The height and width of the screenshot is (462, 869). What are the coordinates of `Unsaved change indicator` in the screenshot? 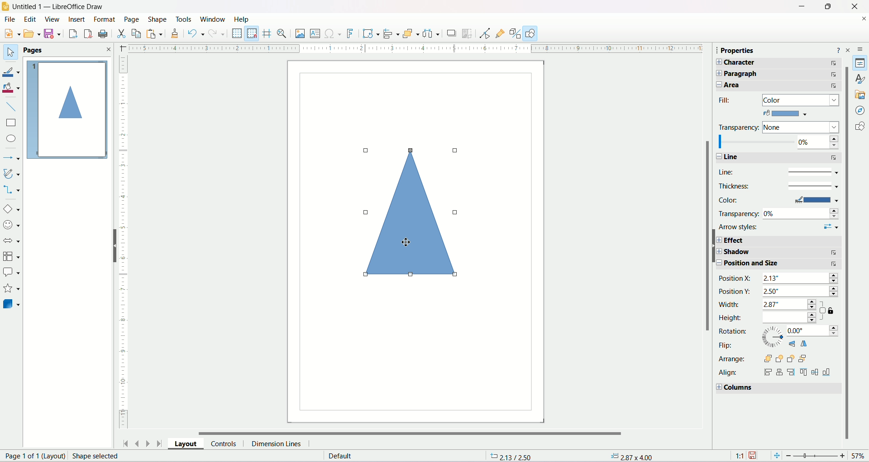 It's located at (754, 455).